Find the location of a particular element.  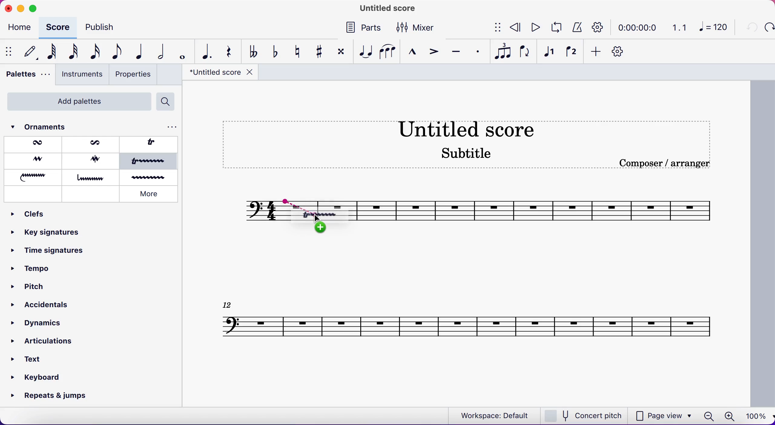

more is located at coordinates (150, 195).